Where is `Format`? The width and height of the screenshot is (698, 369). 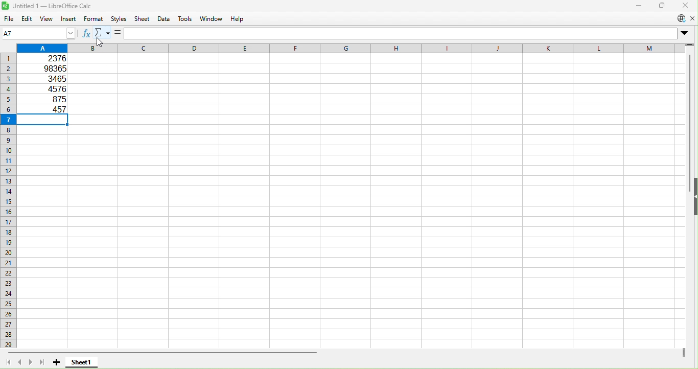 Format is located at coordinates (94, 19).